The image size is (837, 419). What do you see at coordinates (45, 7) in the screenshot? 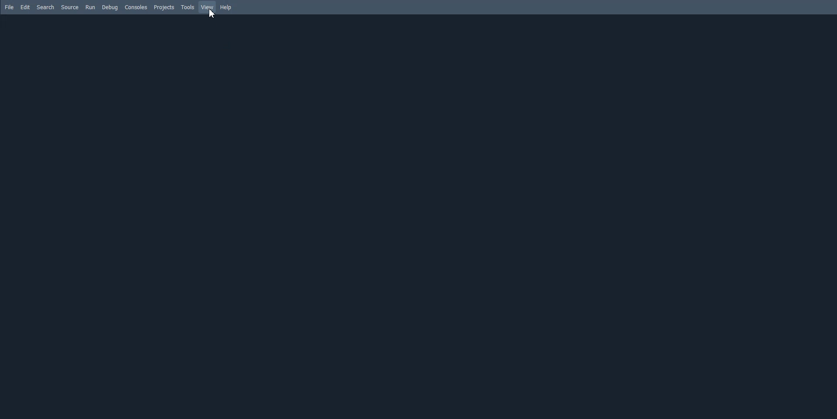
I see `Search` at bounding box center [45, 7].